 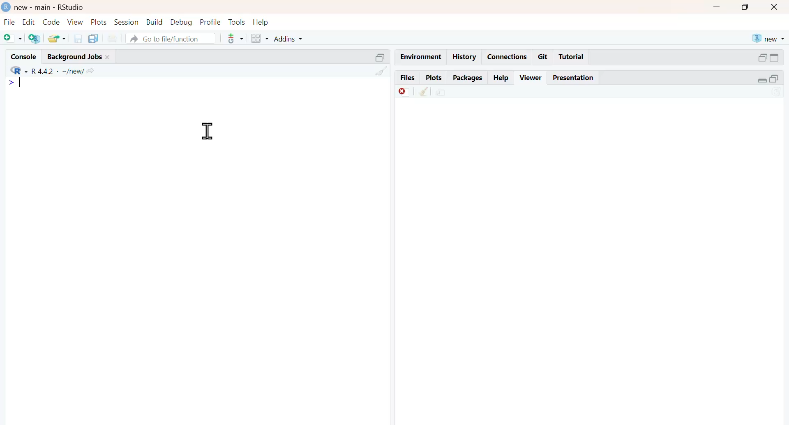 I want to click on new - main - RStudio, so click(x=50, y=8).